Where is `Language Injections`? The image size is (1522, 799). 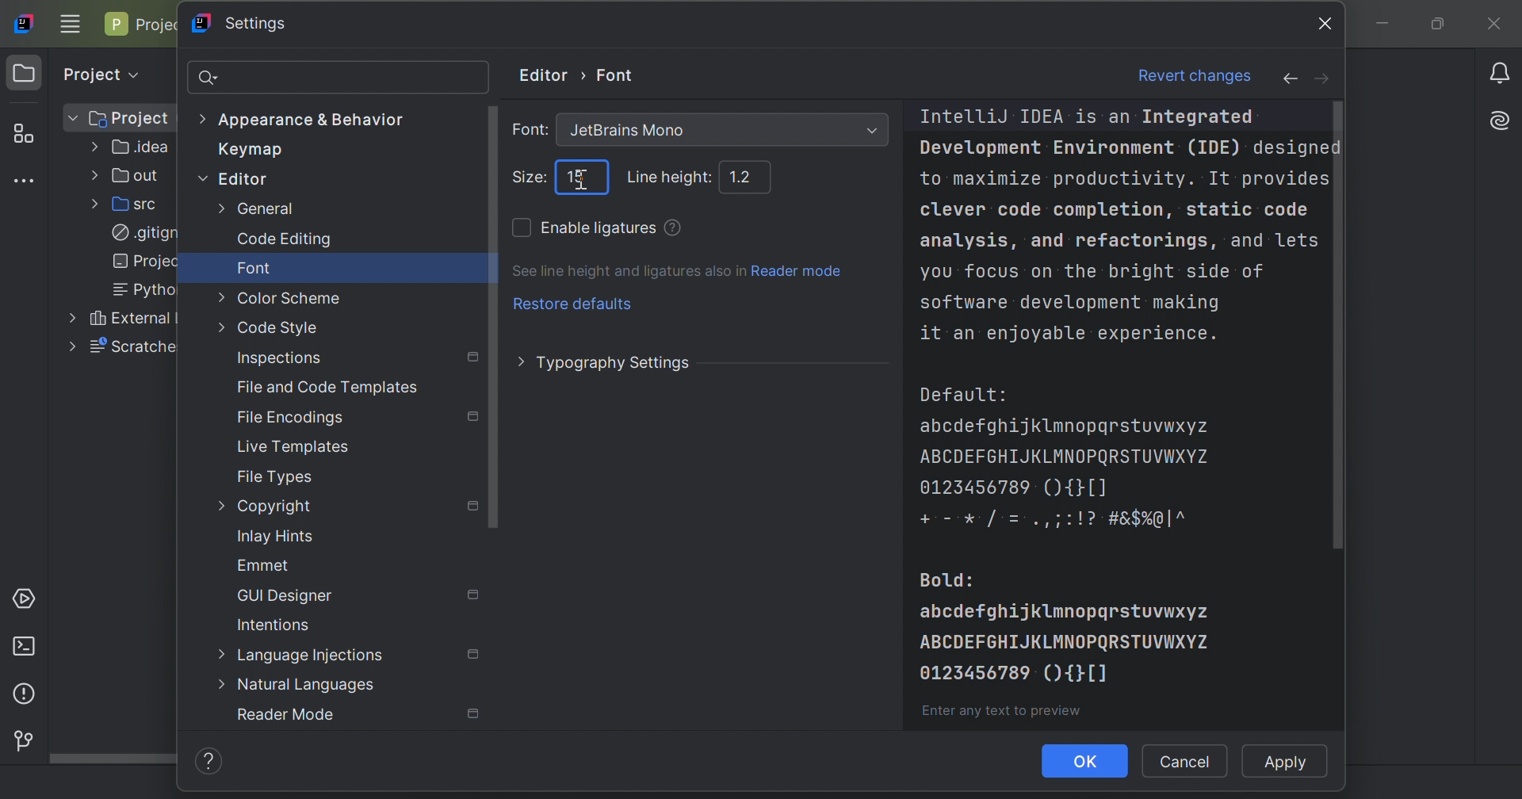
Language Injections is located at coordinates (304, 656).